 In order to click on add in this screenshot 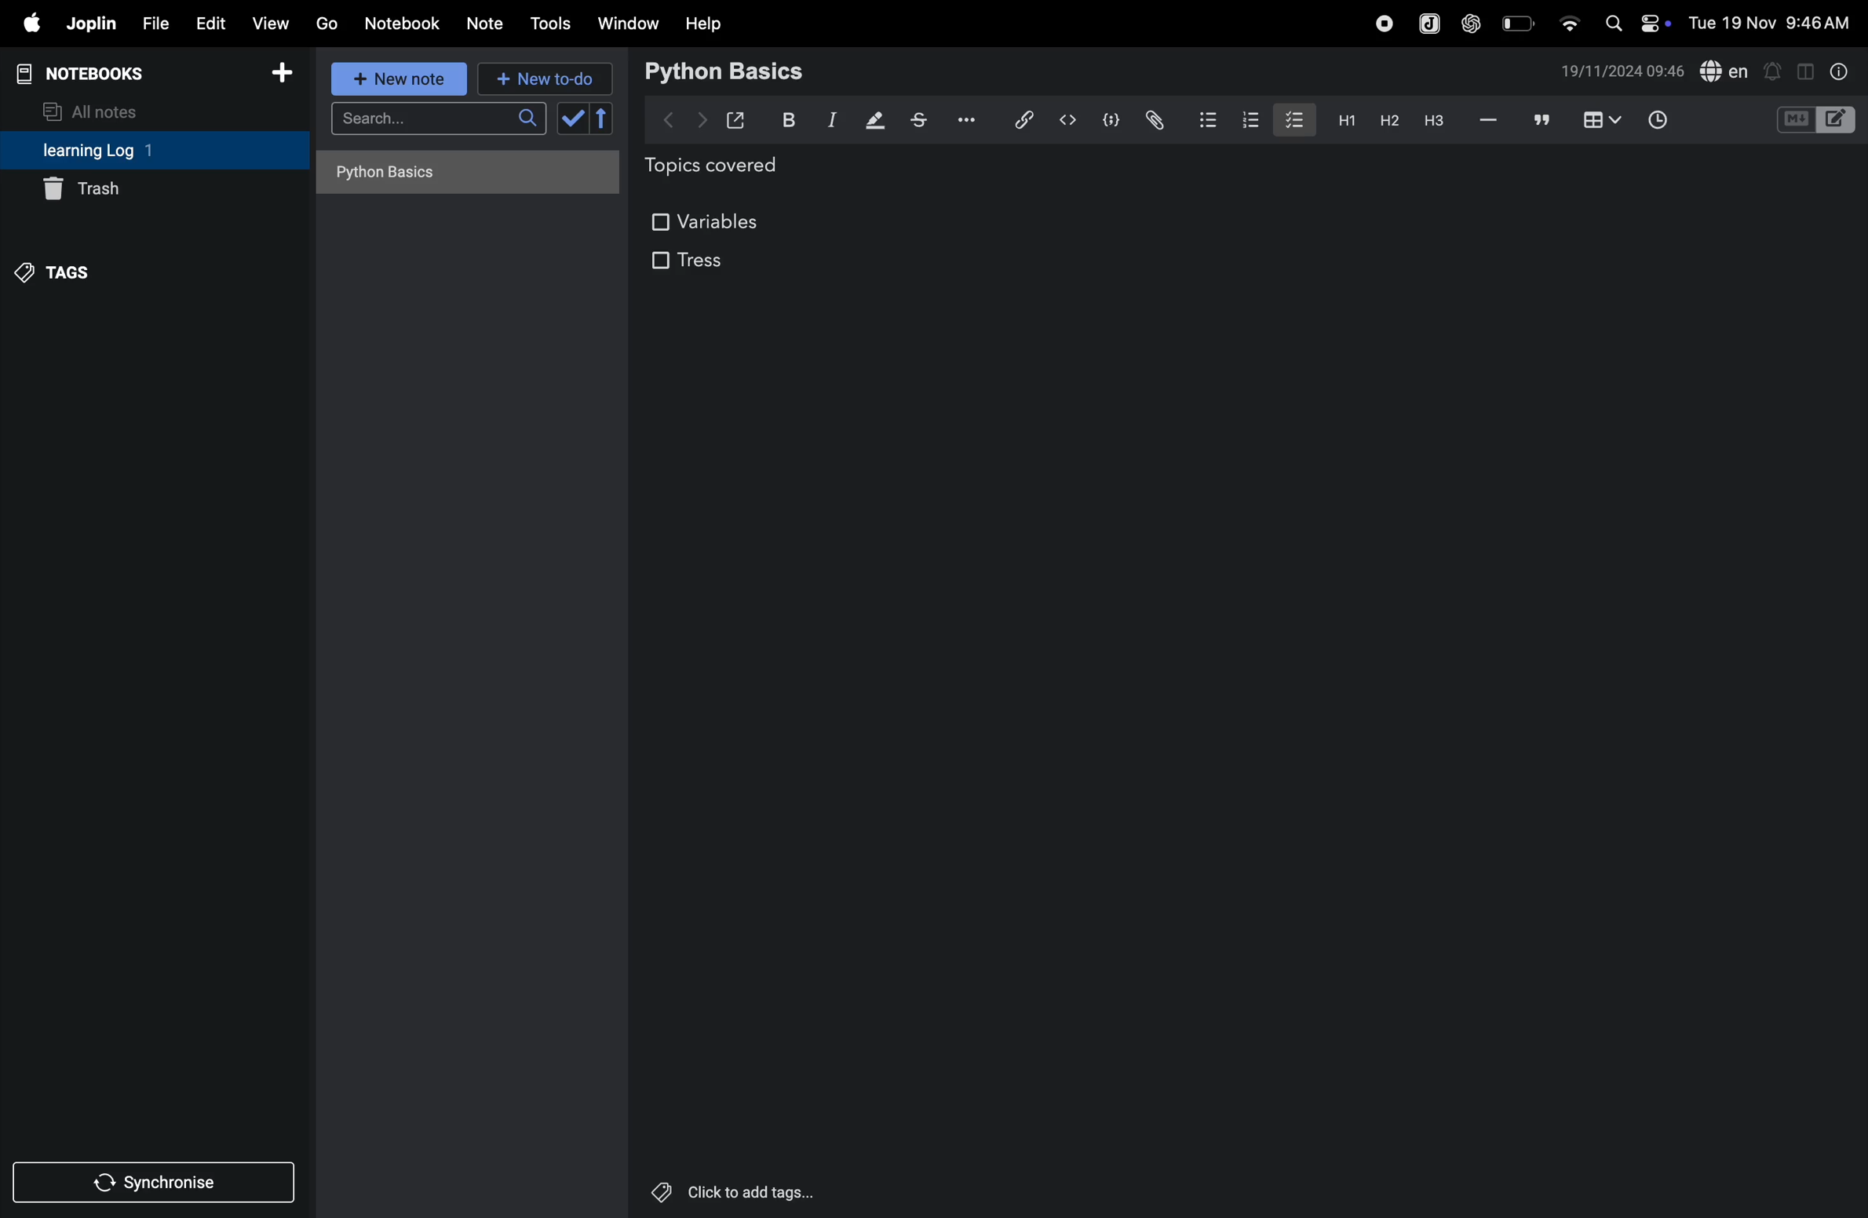, I will do `click(283, 78)`.